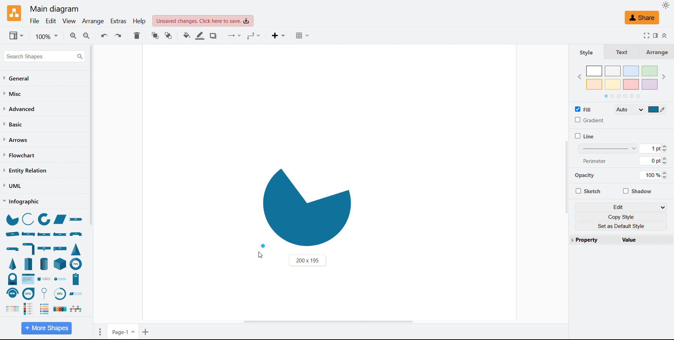 This screenshot has width=674, height=340. Describe the element at coordinates (31, 308) in the screenshot. I see `roadmap vertical` at that location.